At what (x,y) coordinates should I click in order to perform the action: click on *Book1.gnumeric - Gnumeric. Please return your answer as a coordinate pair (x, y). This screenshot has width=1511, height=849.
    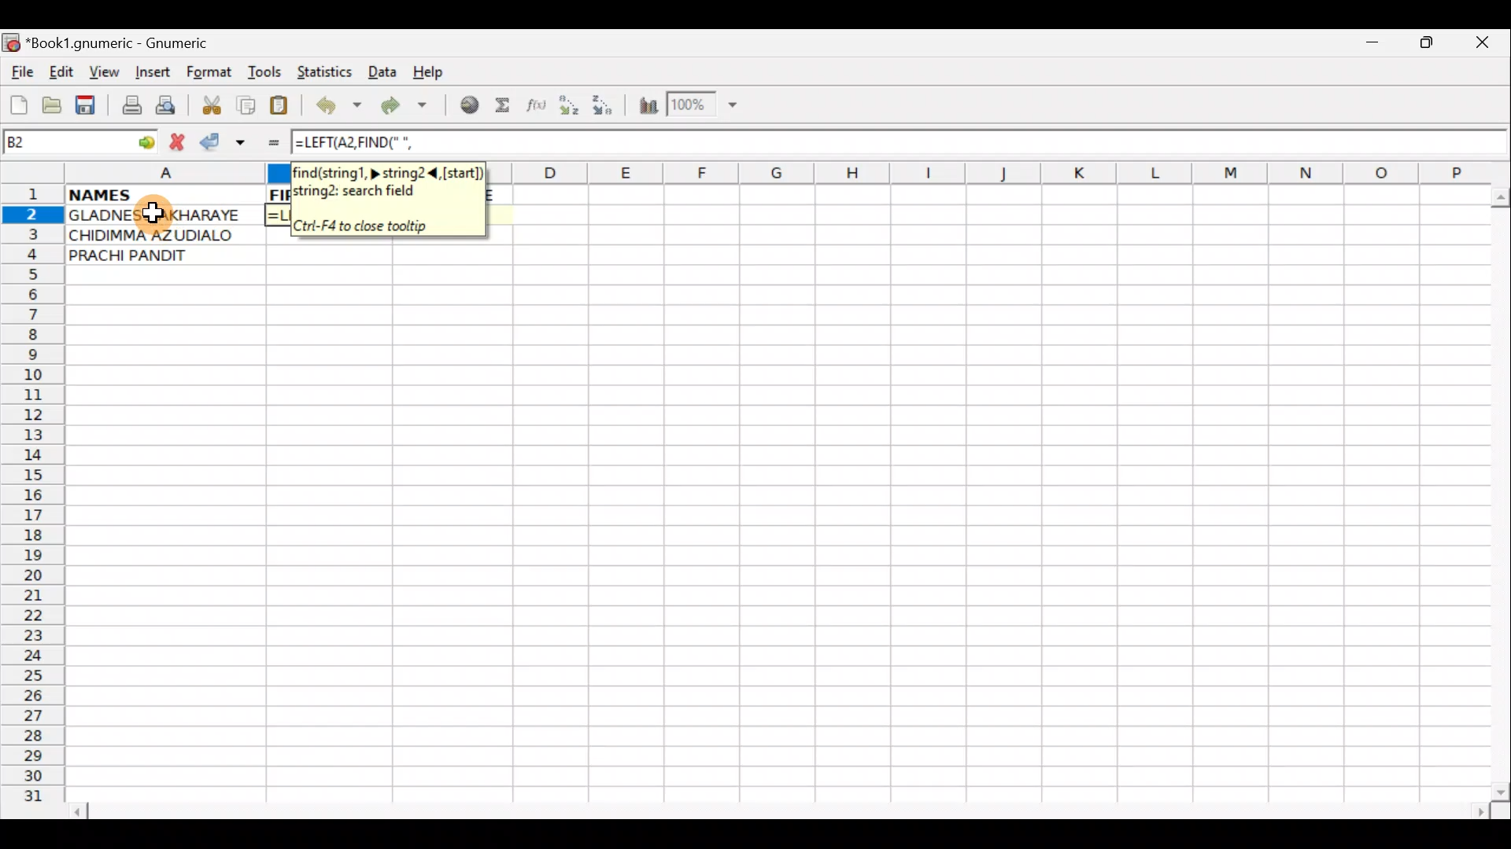
    Looking at the image, I should click on (131, 43).